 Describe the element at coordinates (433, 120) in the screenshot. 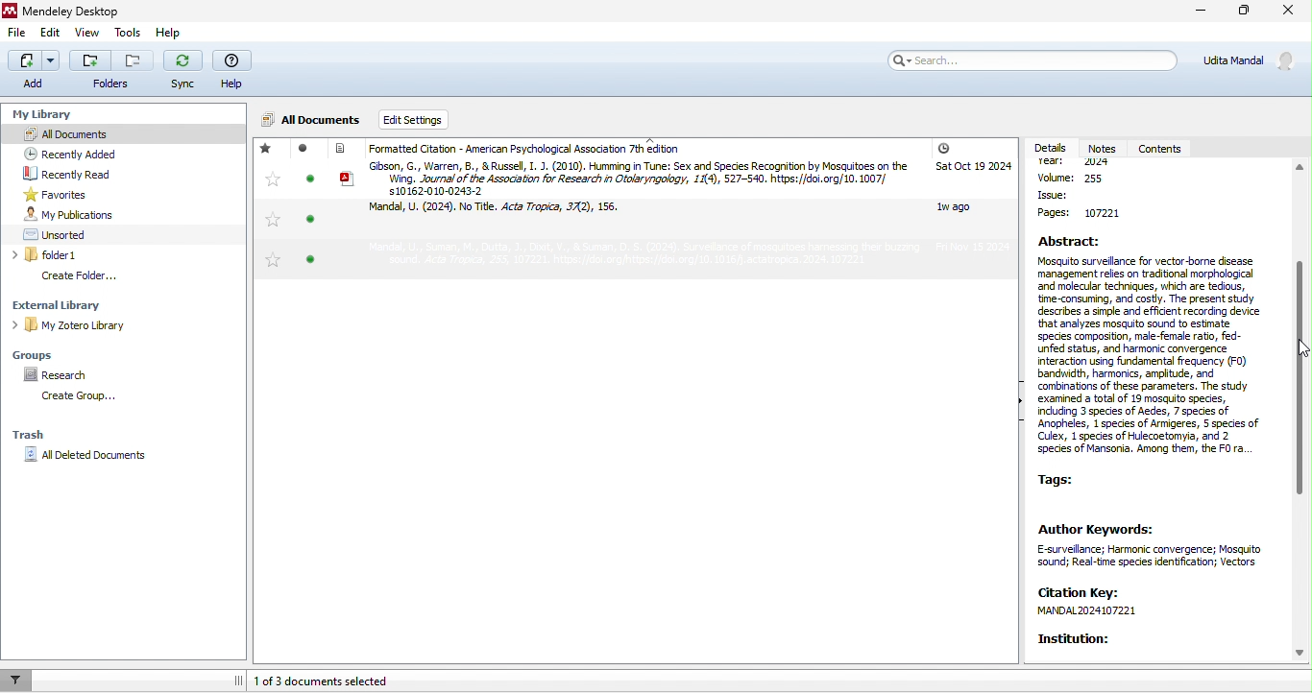

I see `edit settings` at that location.